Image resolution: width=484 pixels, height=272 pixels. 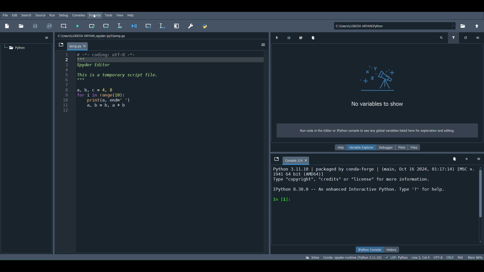 I want to click on Project name, so click(x=16, y=47).